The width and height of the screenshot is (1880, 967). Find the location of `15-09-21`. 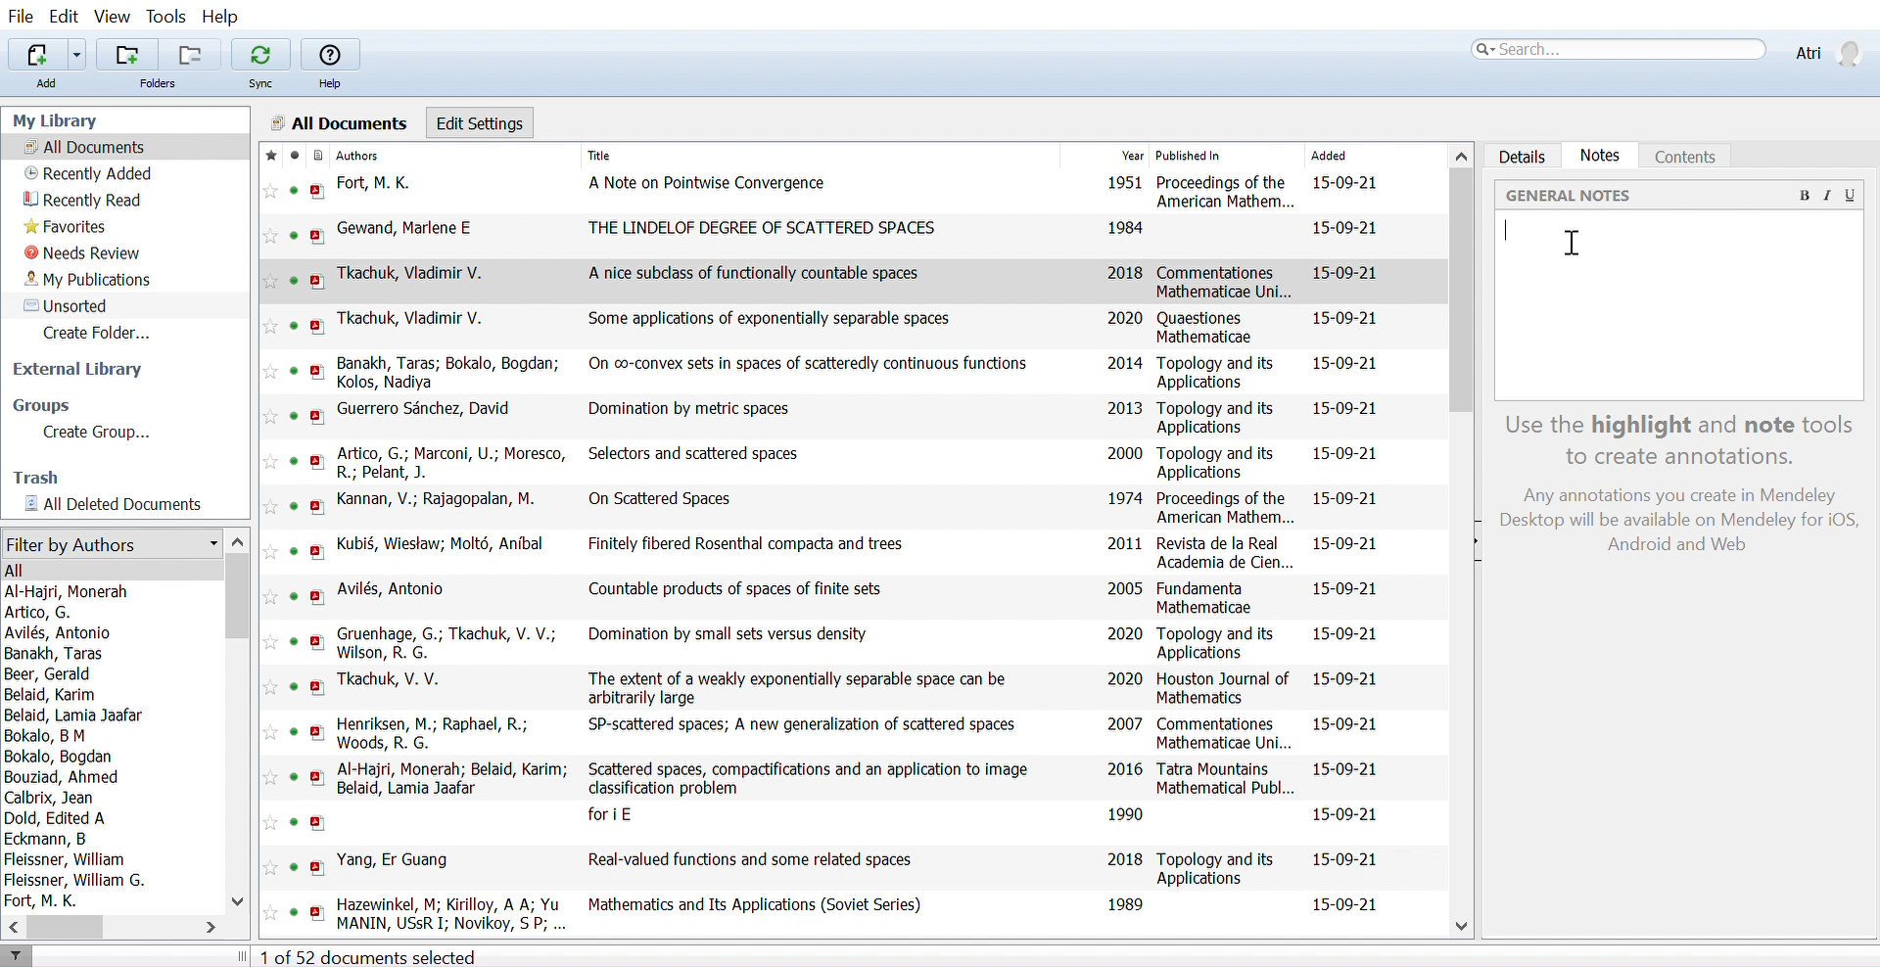

15-09-21 is located at coordinates (1347, 542).